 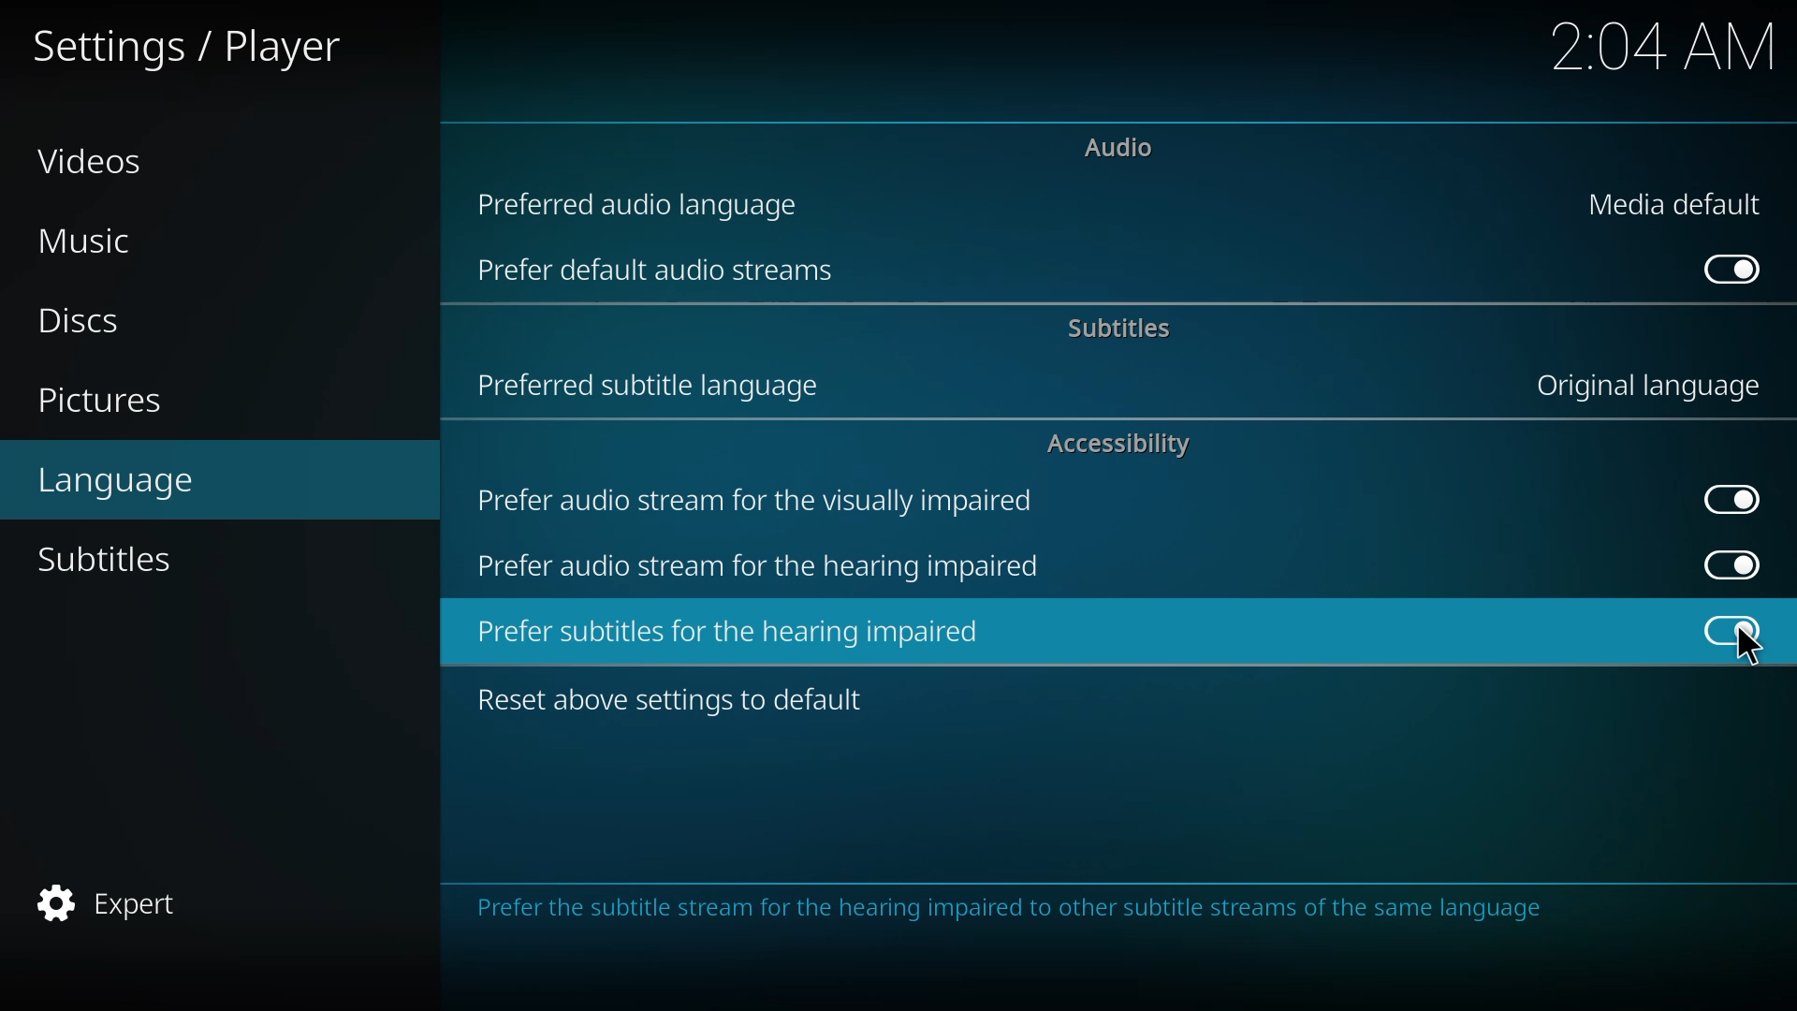 What do you see at coordinates (183, 44) in the screenshot?
I see `settings player` at bounding box center [183, 44].